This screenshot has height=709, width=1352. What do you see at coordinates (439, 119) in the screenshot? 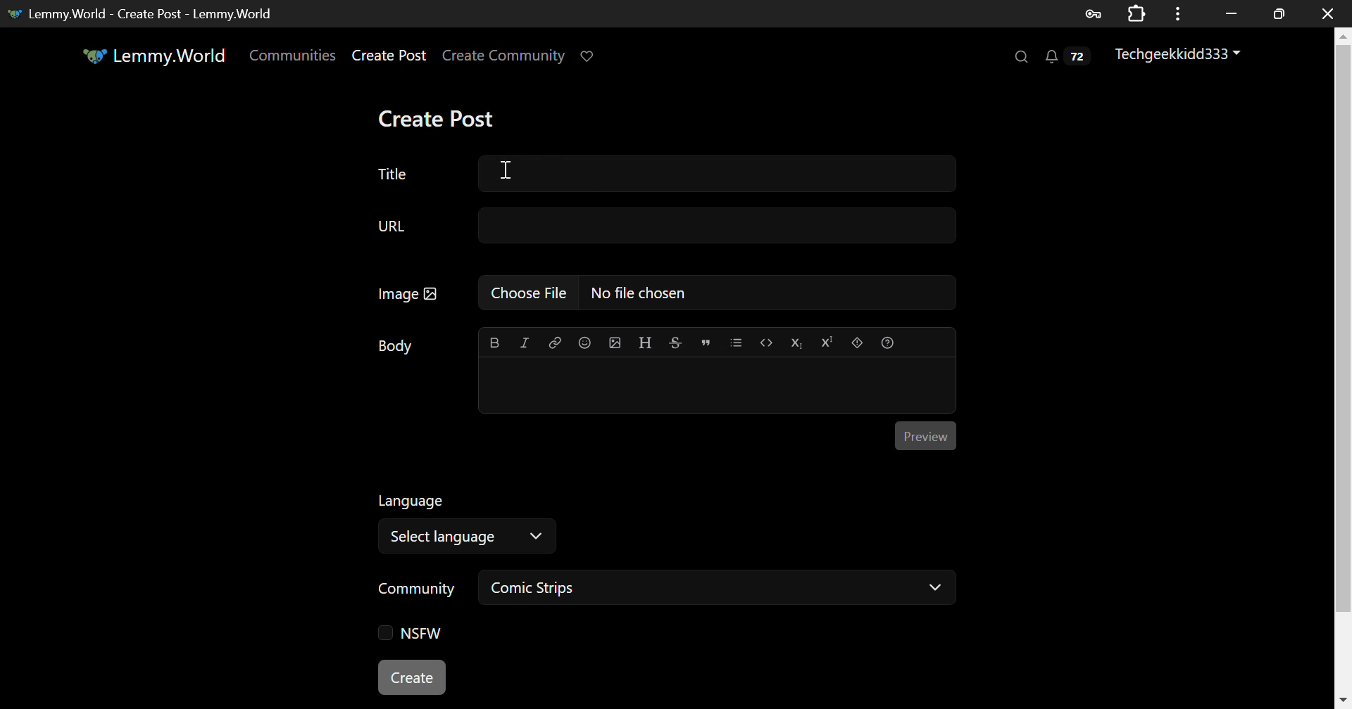
I see `Create Post` at bounding box center [439, 119].